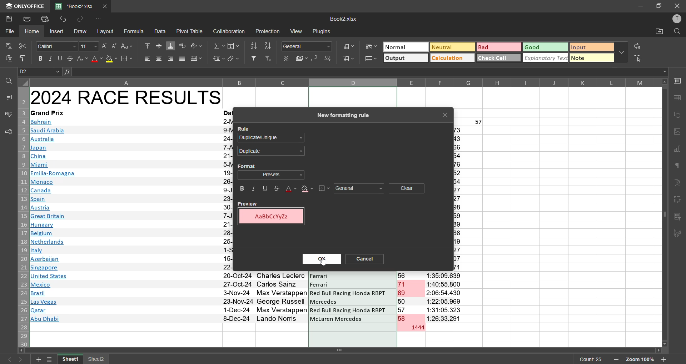 This screenshot has height=364, width=686. I want to click on minimize, so click(641, 6).